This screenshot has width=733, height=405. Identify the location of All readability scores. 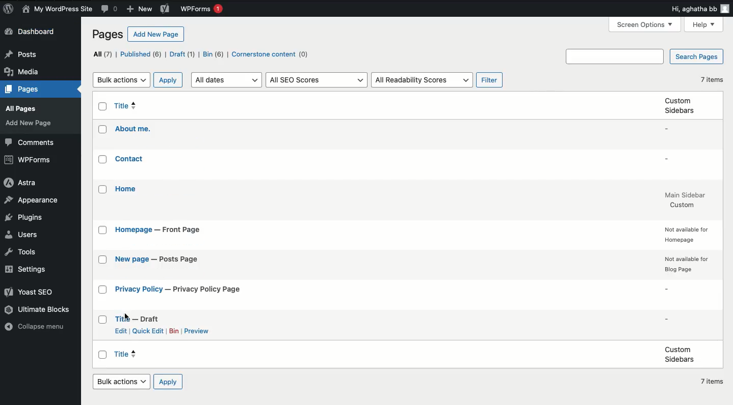
(421, 79).